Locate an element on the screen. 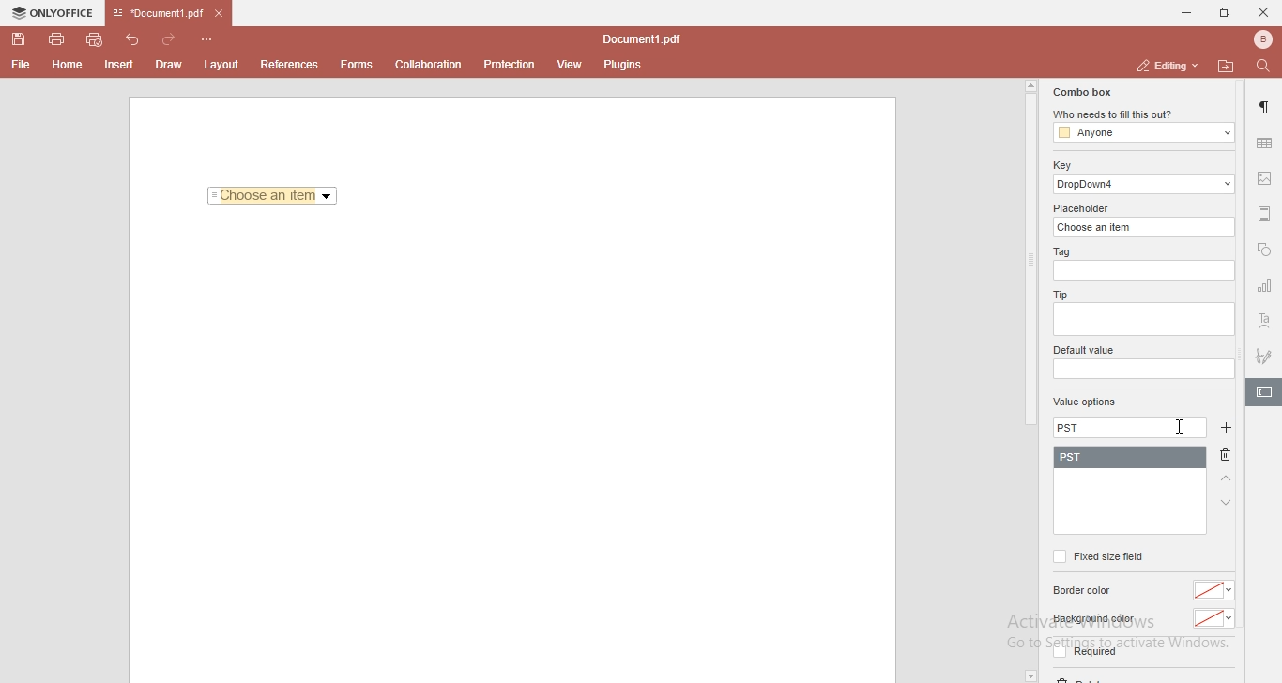 The image size is (1282, 683). empty box is located at coordinates (1142, 321).